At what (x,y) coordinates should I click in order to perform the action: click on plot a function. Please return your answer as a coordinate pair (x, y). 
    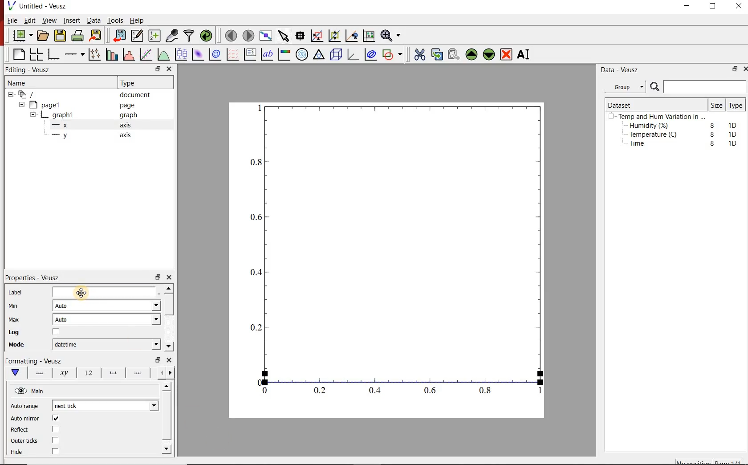
    Looking at the image, I should click on (164, 56).